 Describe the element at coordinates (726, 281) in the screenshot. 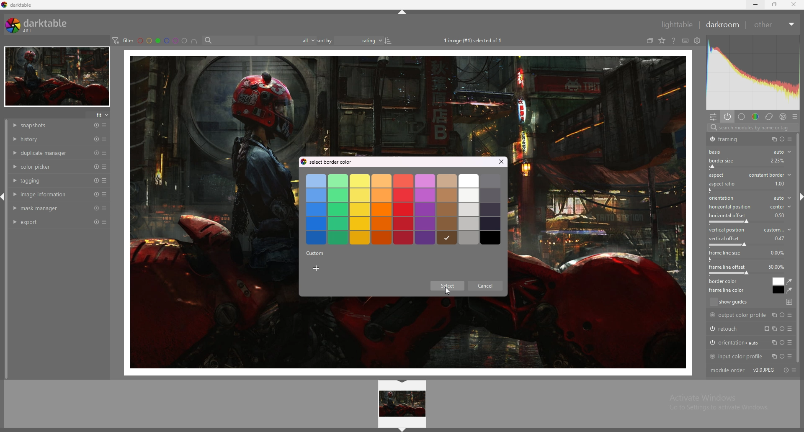

I see `border color` at that location.